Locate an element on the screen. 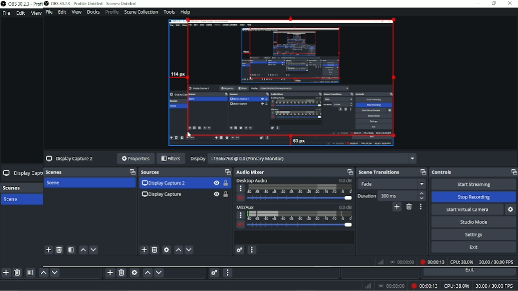 The image size is (518, 291). Audio mixer menu is located at coordinates (229, 273).